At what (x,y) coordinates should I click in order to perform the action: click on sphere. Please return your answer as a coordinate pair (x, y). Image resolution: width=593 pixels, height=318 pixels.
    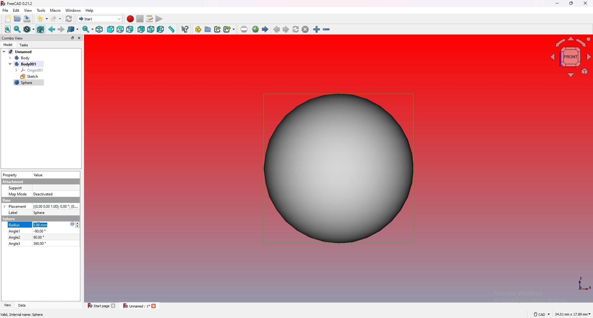
    Looking at the image, I should click on (339, 169).